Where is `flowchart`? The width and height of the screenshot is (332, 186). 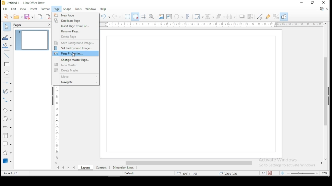 flowchart is located at coordinates (7, 136).